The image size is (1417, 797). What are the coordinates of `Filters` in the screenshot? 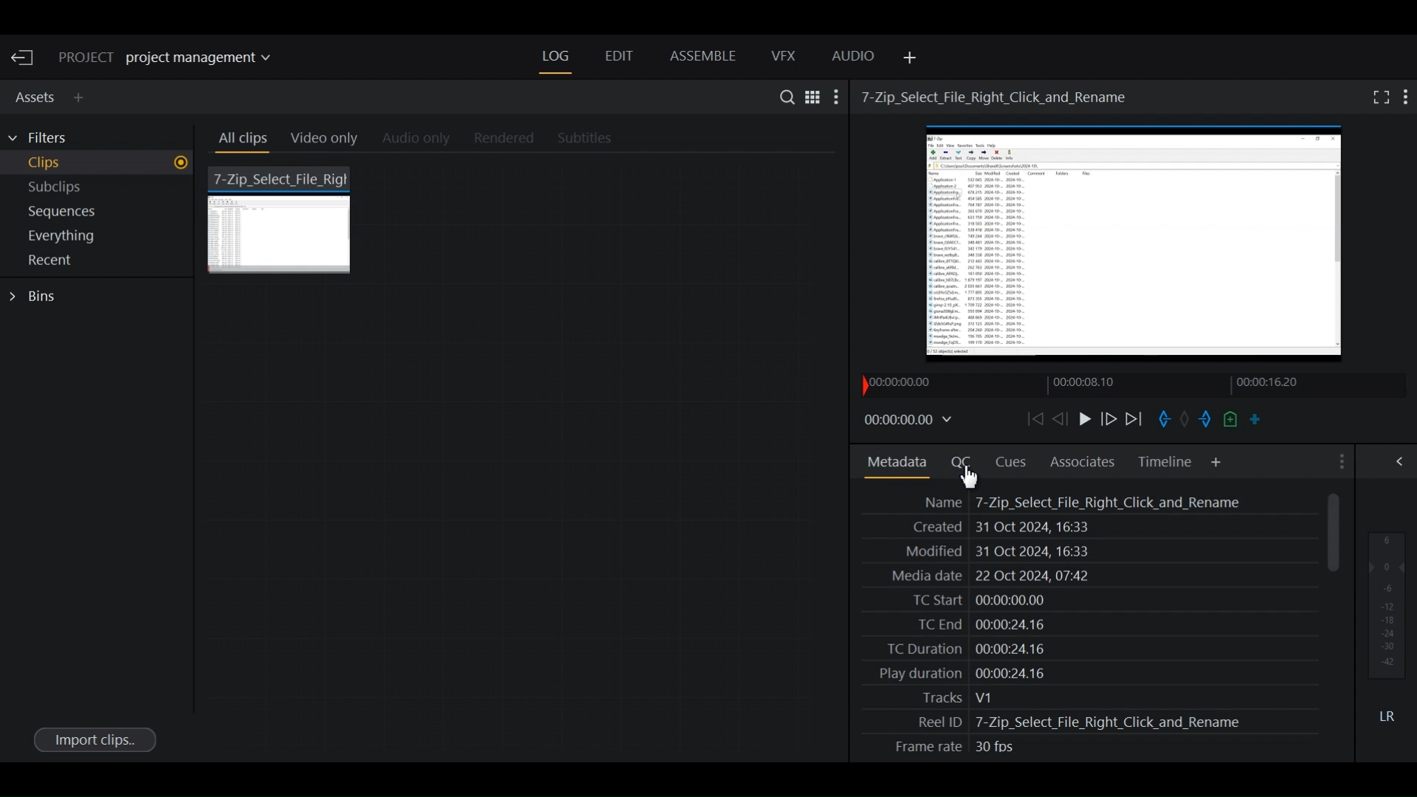 It's located at (46, 138).